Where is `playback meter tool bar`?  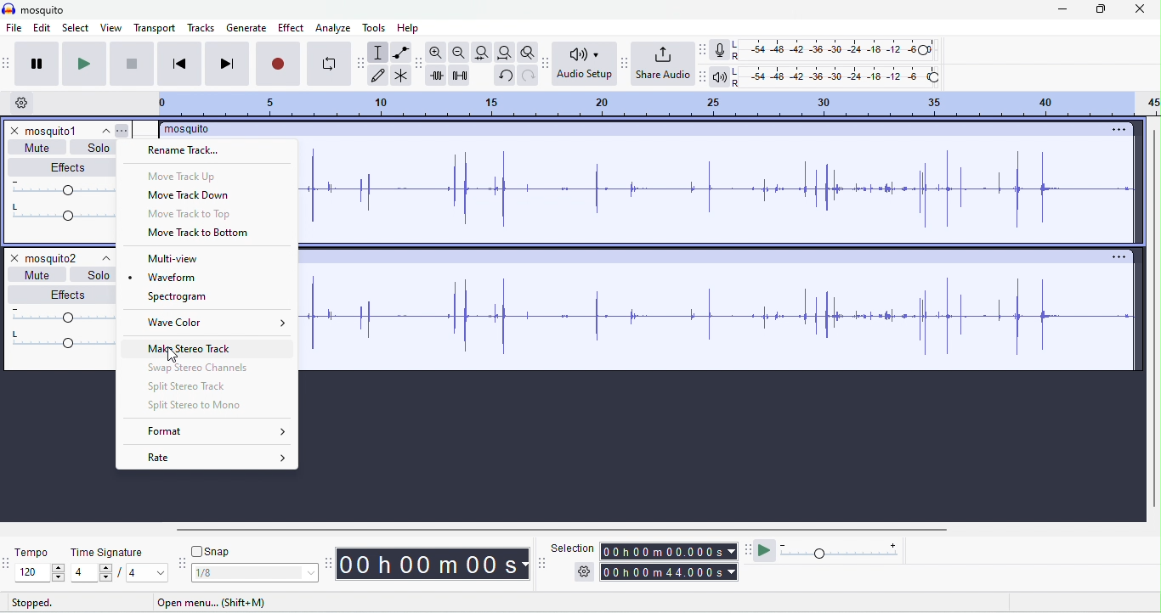
playback meter tool bar is located at coordinates (702, 76).